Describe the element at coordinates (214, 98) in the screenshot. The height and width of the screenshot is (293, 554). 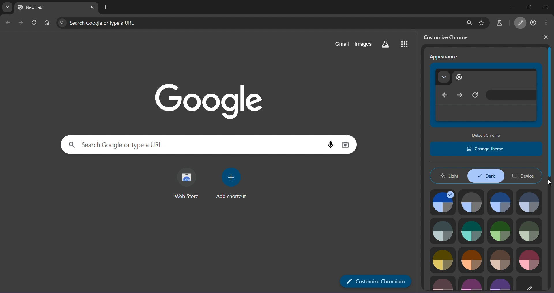
I see `image with google text` at that location.